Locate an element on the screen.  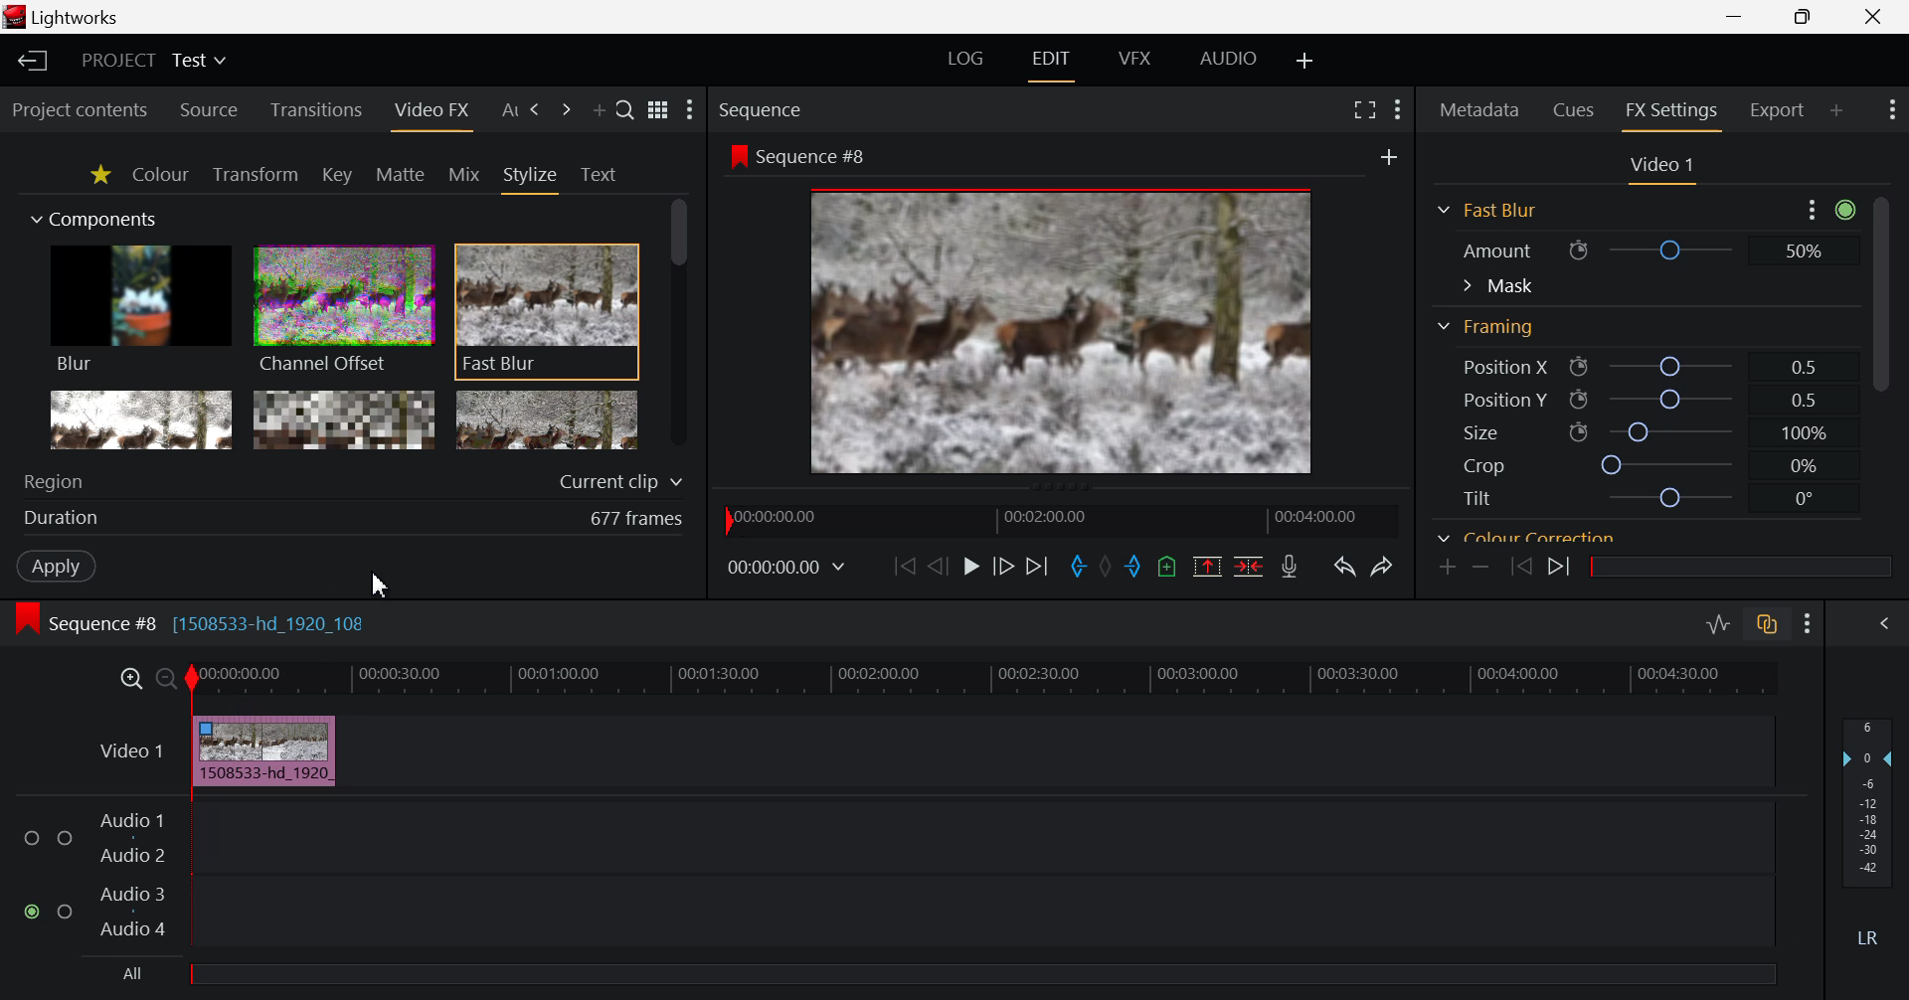
Add keyframe is located at coordinates (1446, 571).